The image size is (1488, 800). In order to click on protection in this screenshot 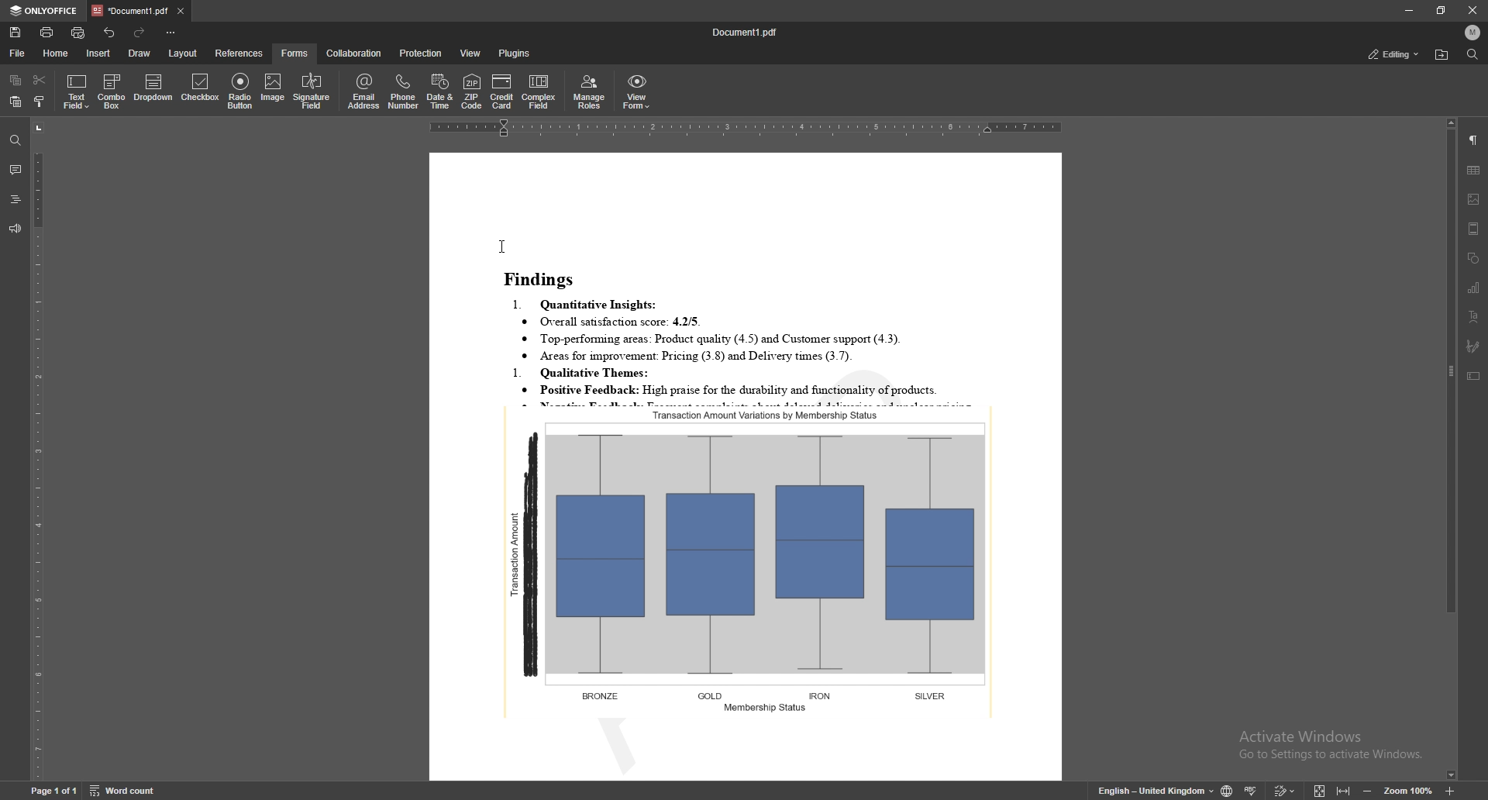, I will do `click(422, 53)`.